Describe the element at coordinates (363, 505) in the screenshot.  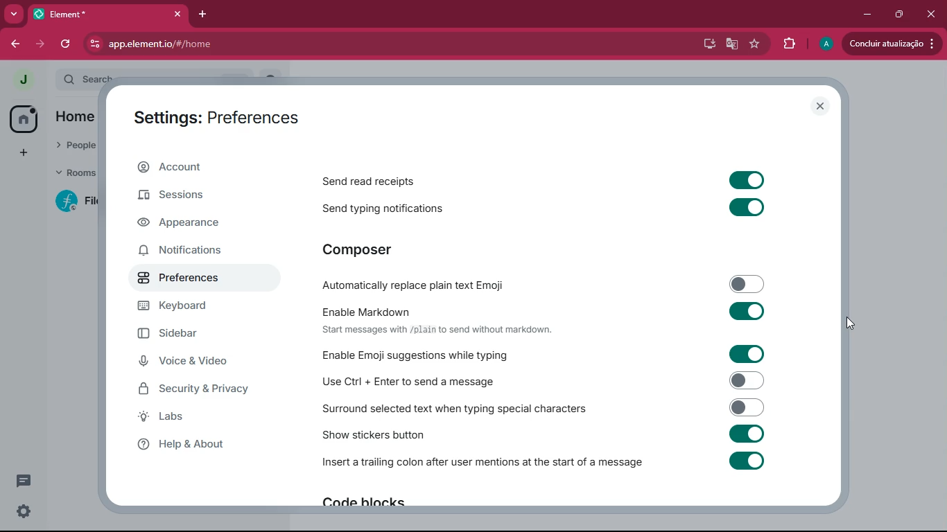
I see `Code blocks` at that location.